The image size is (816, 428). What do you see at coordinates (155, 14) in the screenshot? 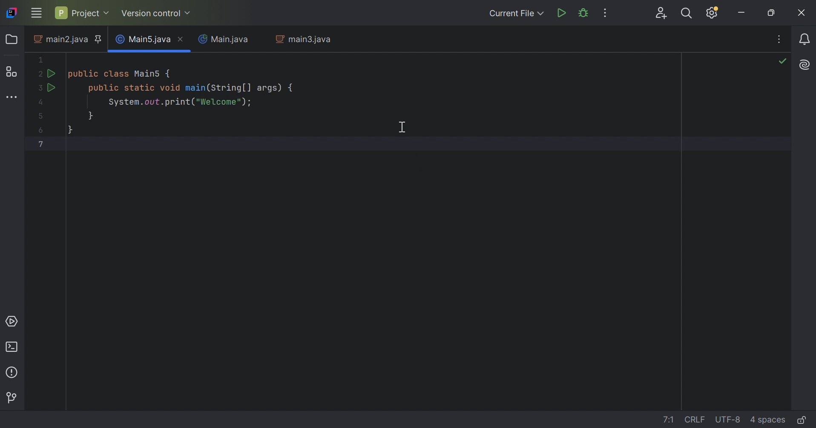
I see `Version control` at bounding box center [155, 14].